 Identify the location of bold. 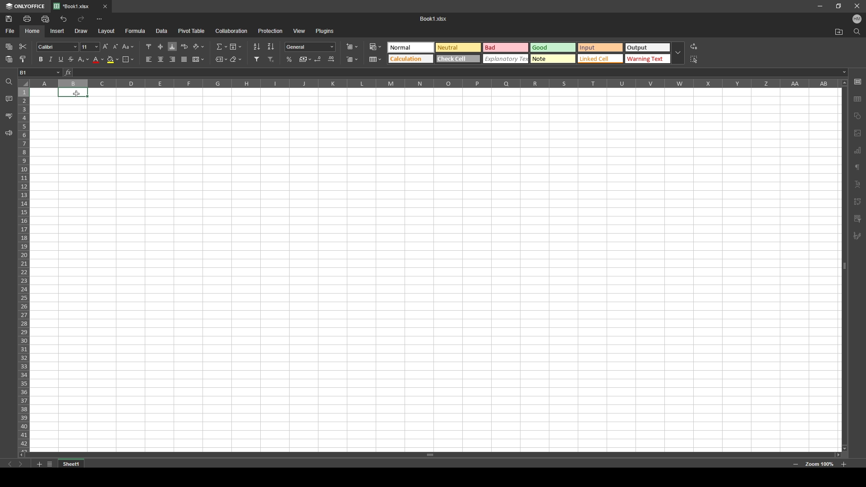
(40, 59).